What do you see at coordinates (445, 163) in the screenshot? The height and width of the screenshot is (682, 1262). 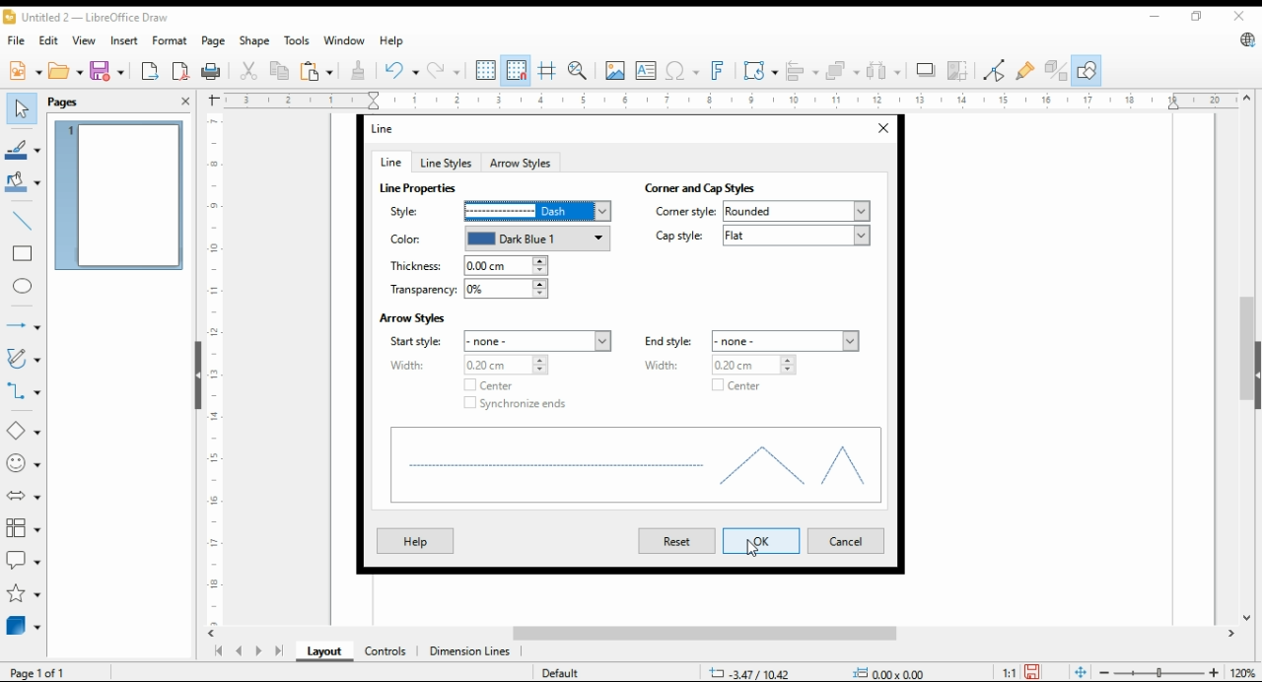 I see `line styles` at bounding box center [445, 163].